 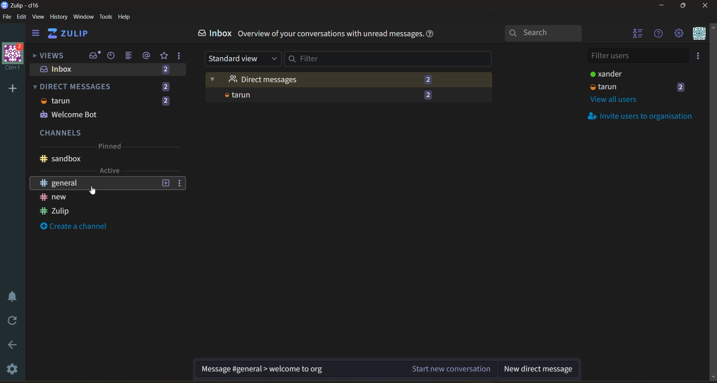 What do you see at coordinates (389, 58) in the screenshot?
I see `filter` at bounding box center [389, 58].